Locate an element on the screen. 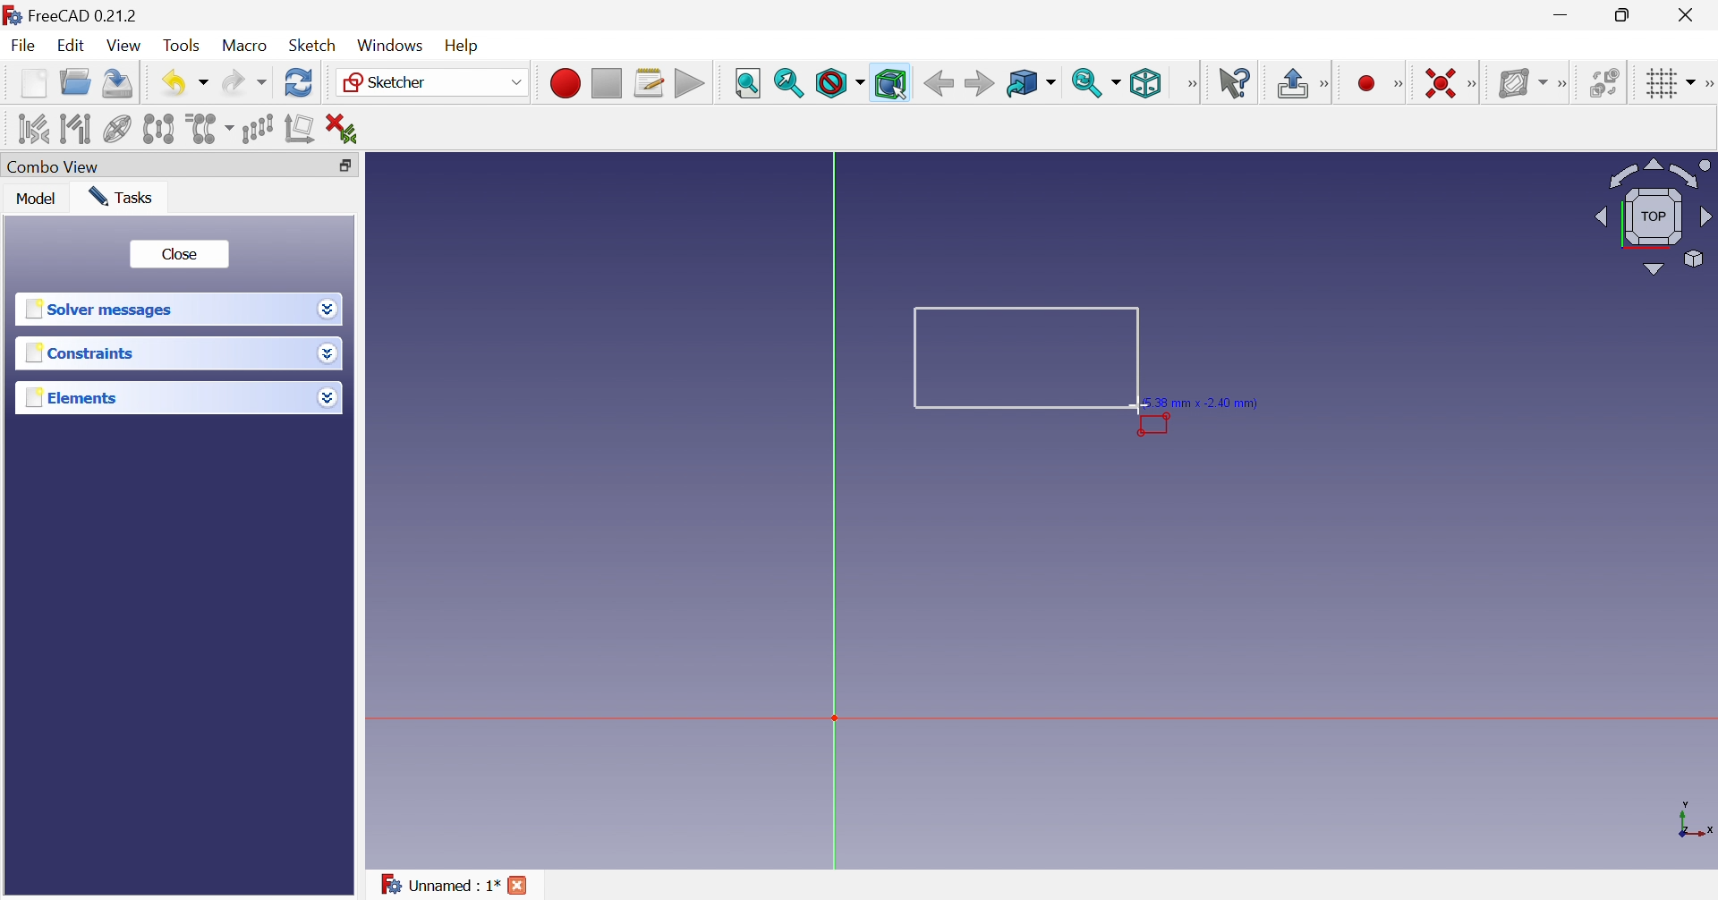 Image resolution: width=1718 pixels, height=900 pixels. cursor is located at coordinates (1140, 405).